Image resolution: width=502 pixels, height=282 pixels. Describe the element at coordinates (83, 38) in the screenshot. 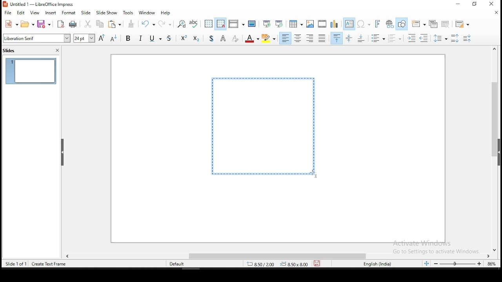

I see `font size` at that location.